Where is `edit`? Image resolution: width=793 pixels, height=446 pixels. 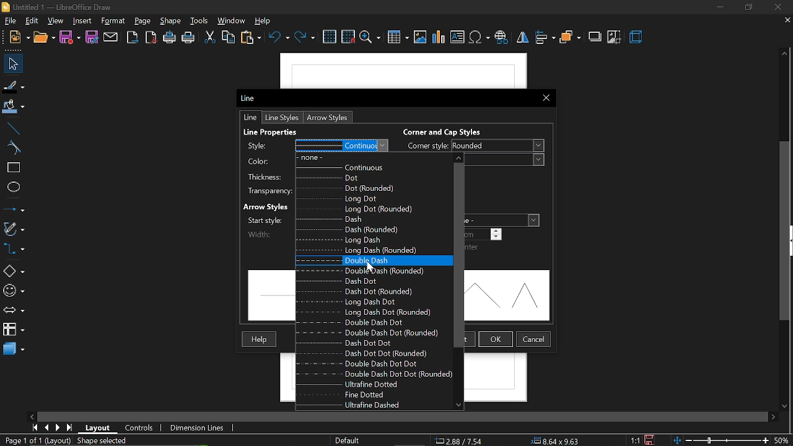
edit is located at coordinates (31, 21).